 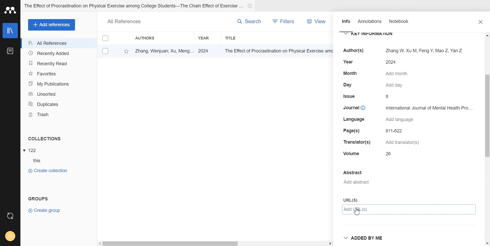 I want to click on Info, so click(x=346, y=23).